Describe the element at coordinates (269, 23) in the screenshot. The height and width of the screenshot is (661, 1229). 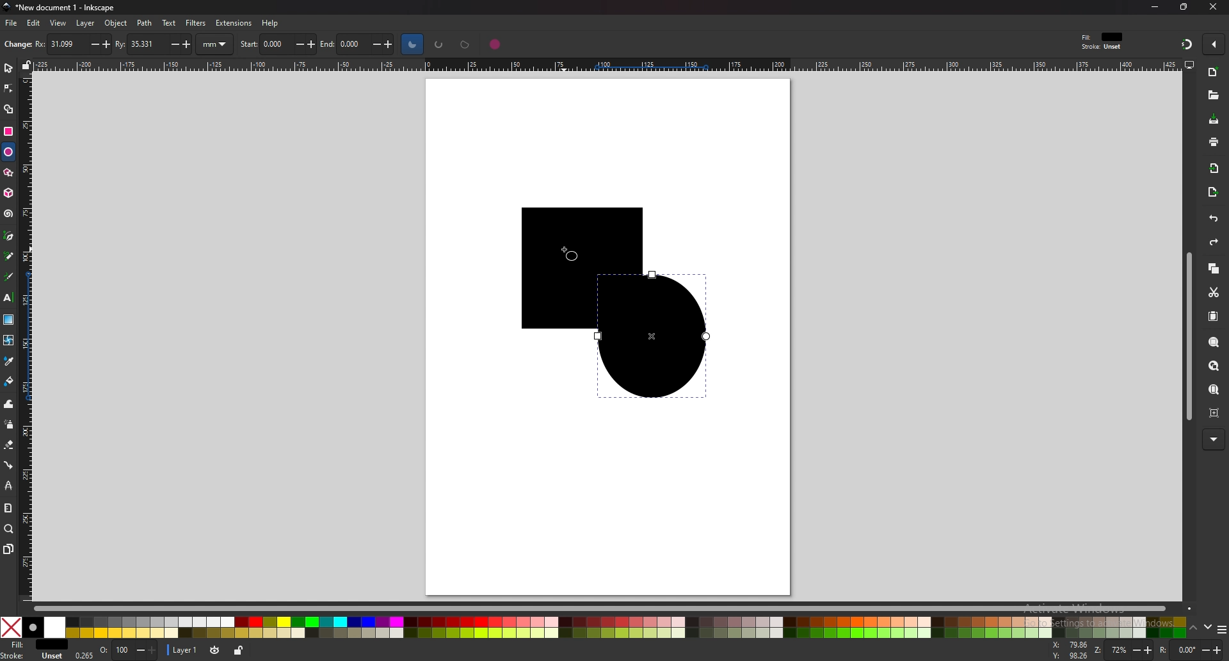
I see `help` at that location.